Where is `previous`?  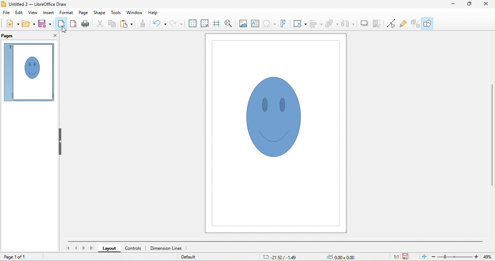 previous is located at coordinates (76, 248).